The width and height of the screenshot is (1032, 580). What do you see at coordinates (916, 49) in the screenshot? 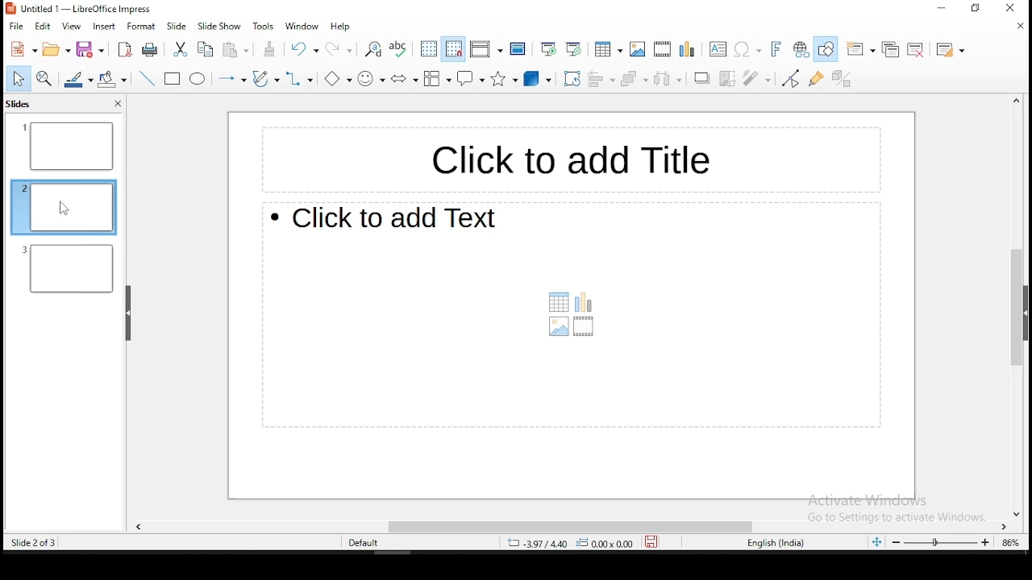
I see ` delete slide` at bounding box center [916, 49].